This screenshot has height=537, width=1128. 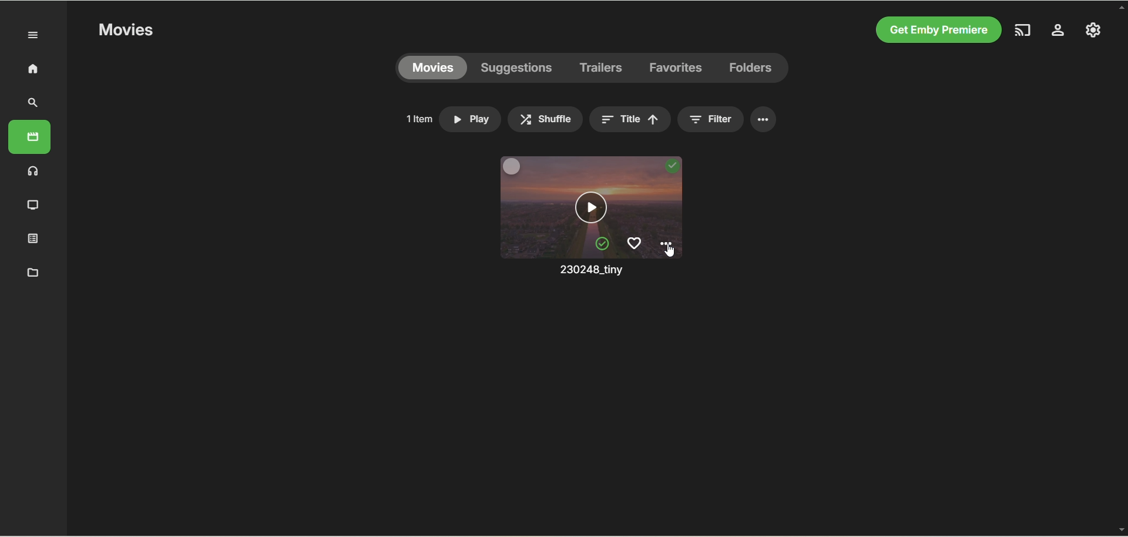 What do you see at coordinates (32, 68) in the screenshot?
I see `home` at bounding box center [32, 68].